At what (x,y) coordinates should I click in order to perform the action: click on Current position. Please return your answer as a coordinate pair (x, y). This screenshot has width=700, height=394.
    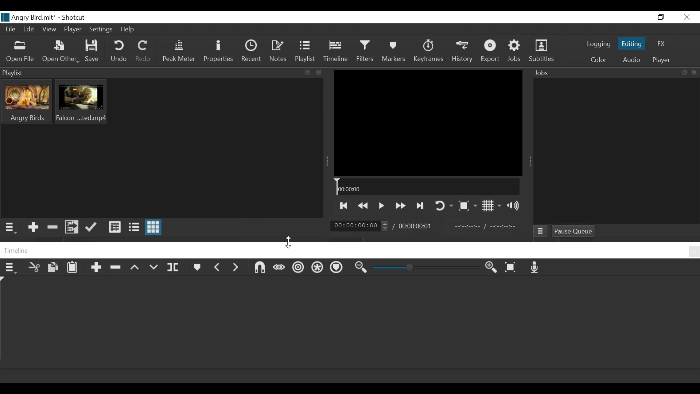
    Looking at the image, I should click on (358, 226).